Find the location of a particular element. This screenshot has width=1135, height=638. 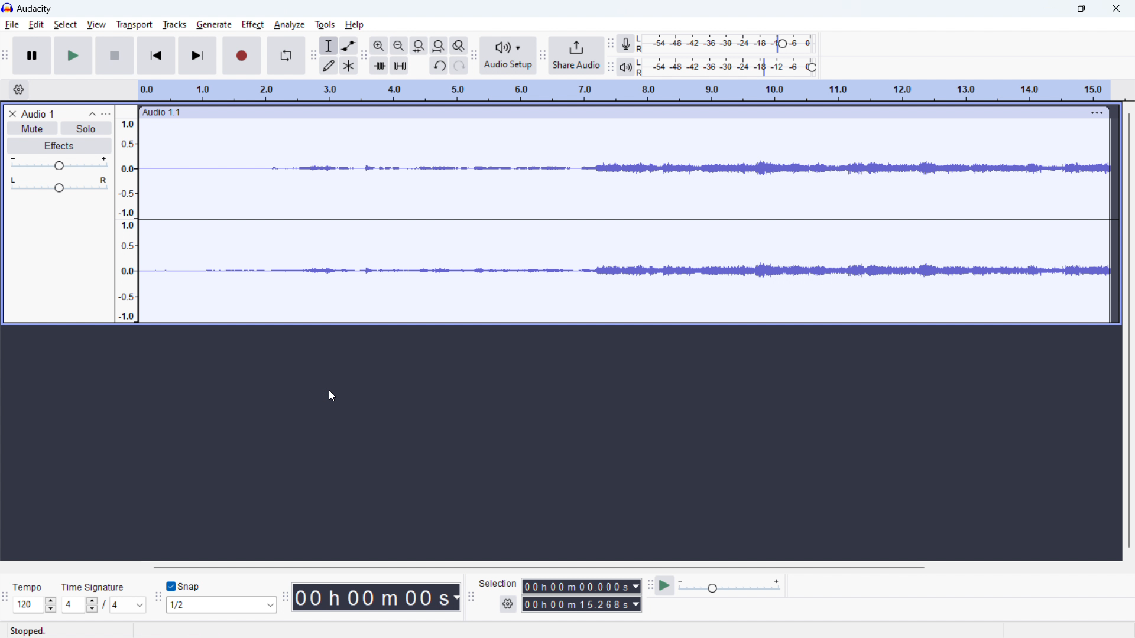

zoom out is located at coordinates (398, 45).